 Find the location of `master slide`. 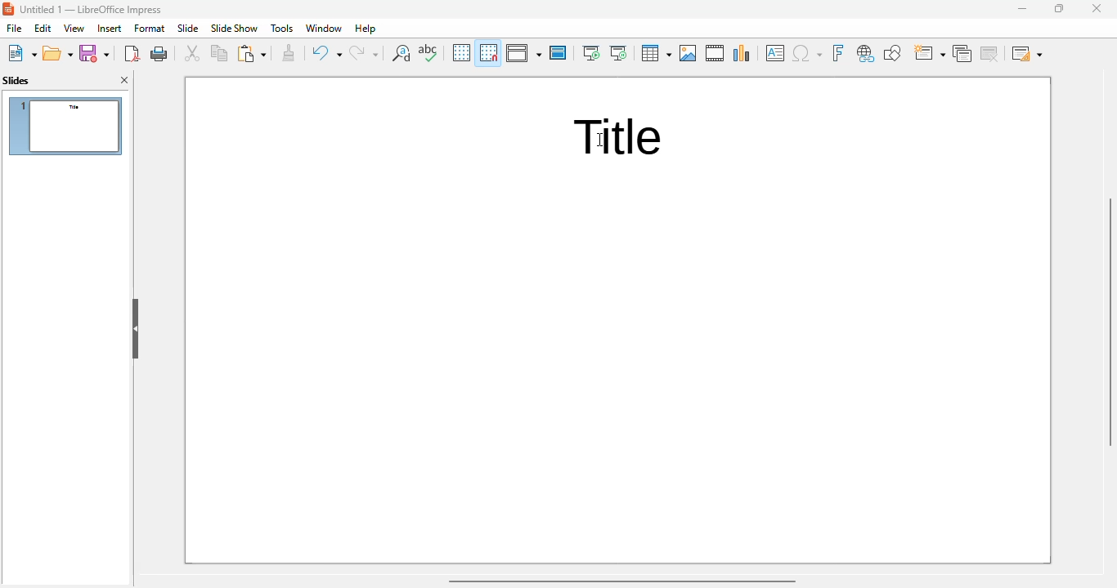

master slide is located at coordinates (558, 53).